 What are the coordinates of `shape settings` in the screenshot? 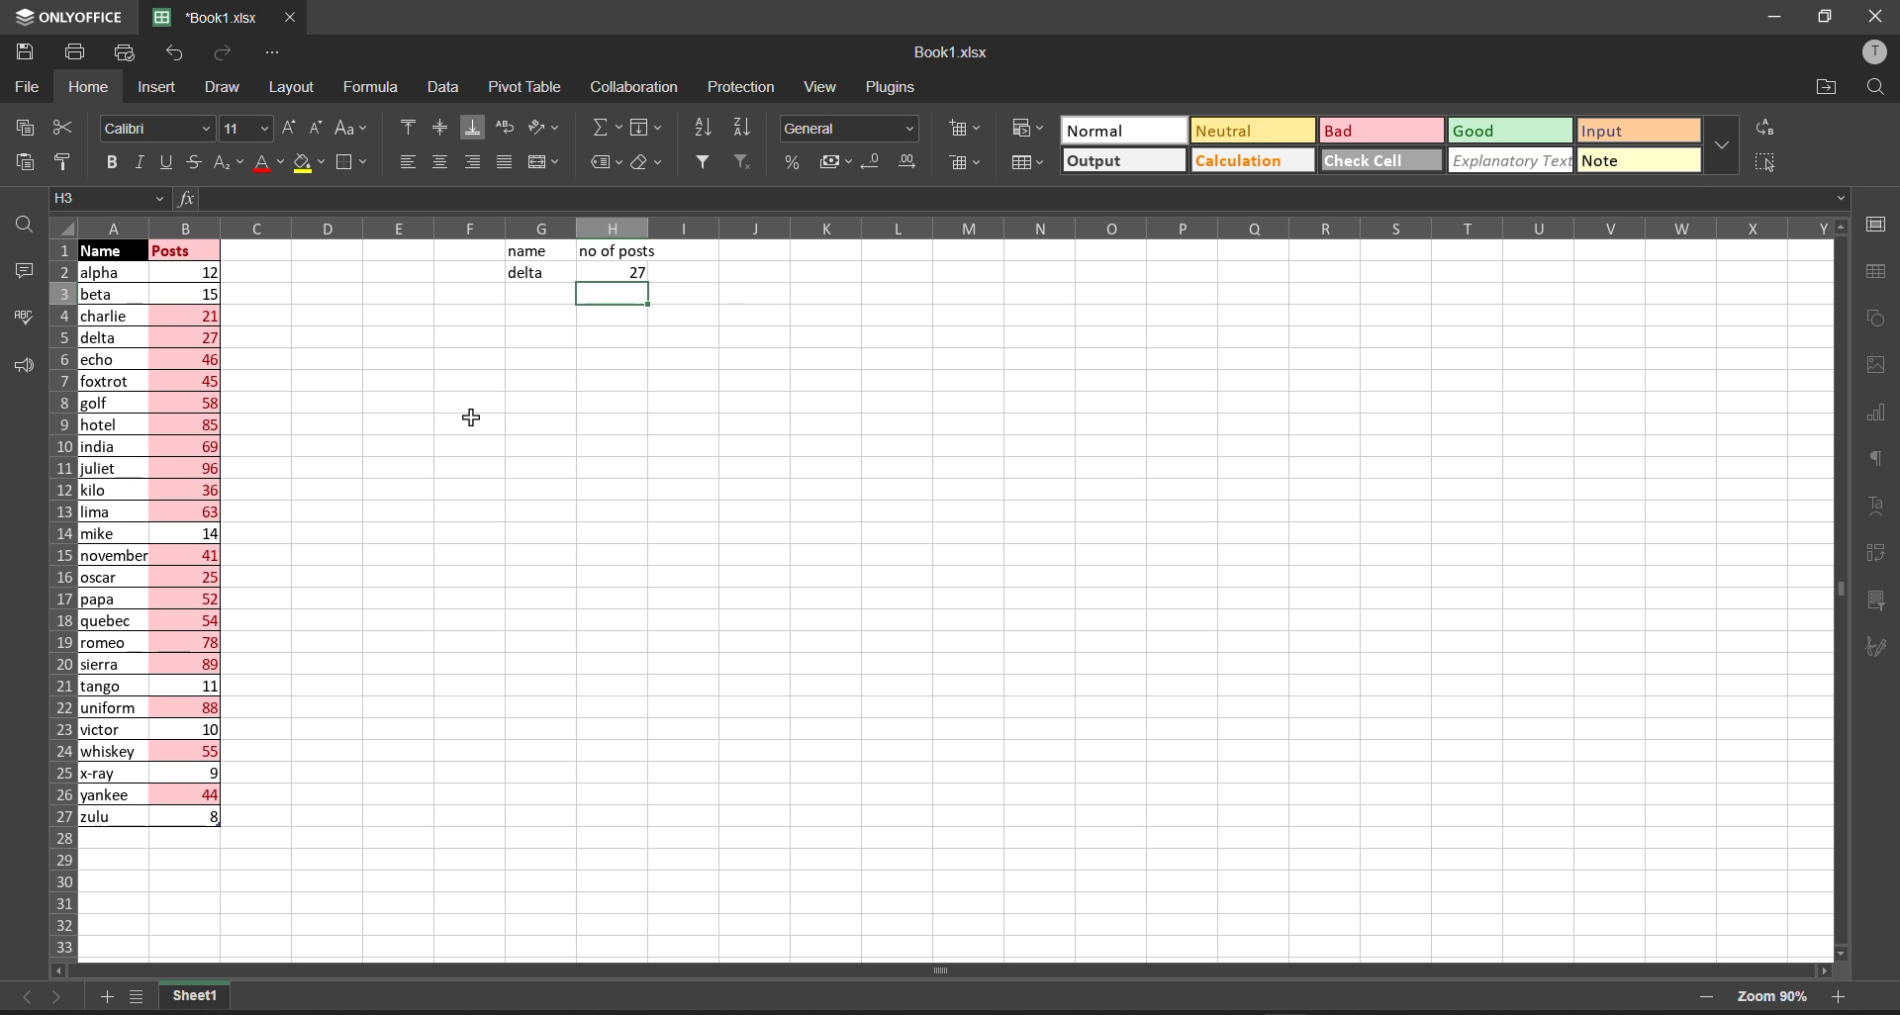 It's located at (1880, 320).